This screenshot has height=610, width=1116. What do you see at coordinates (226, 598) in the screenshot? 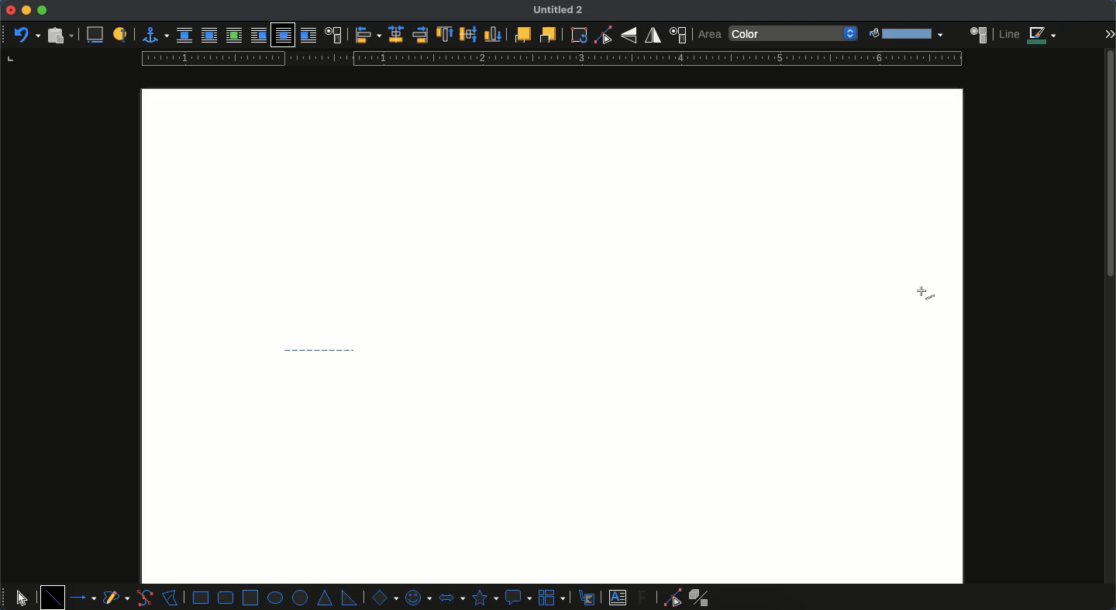
I see `rounded rectangle` at bounding box center [226, 598].